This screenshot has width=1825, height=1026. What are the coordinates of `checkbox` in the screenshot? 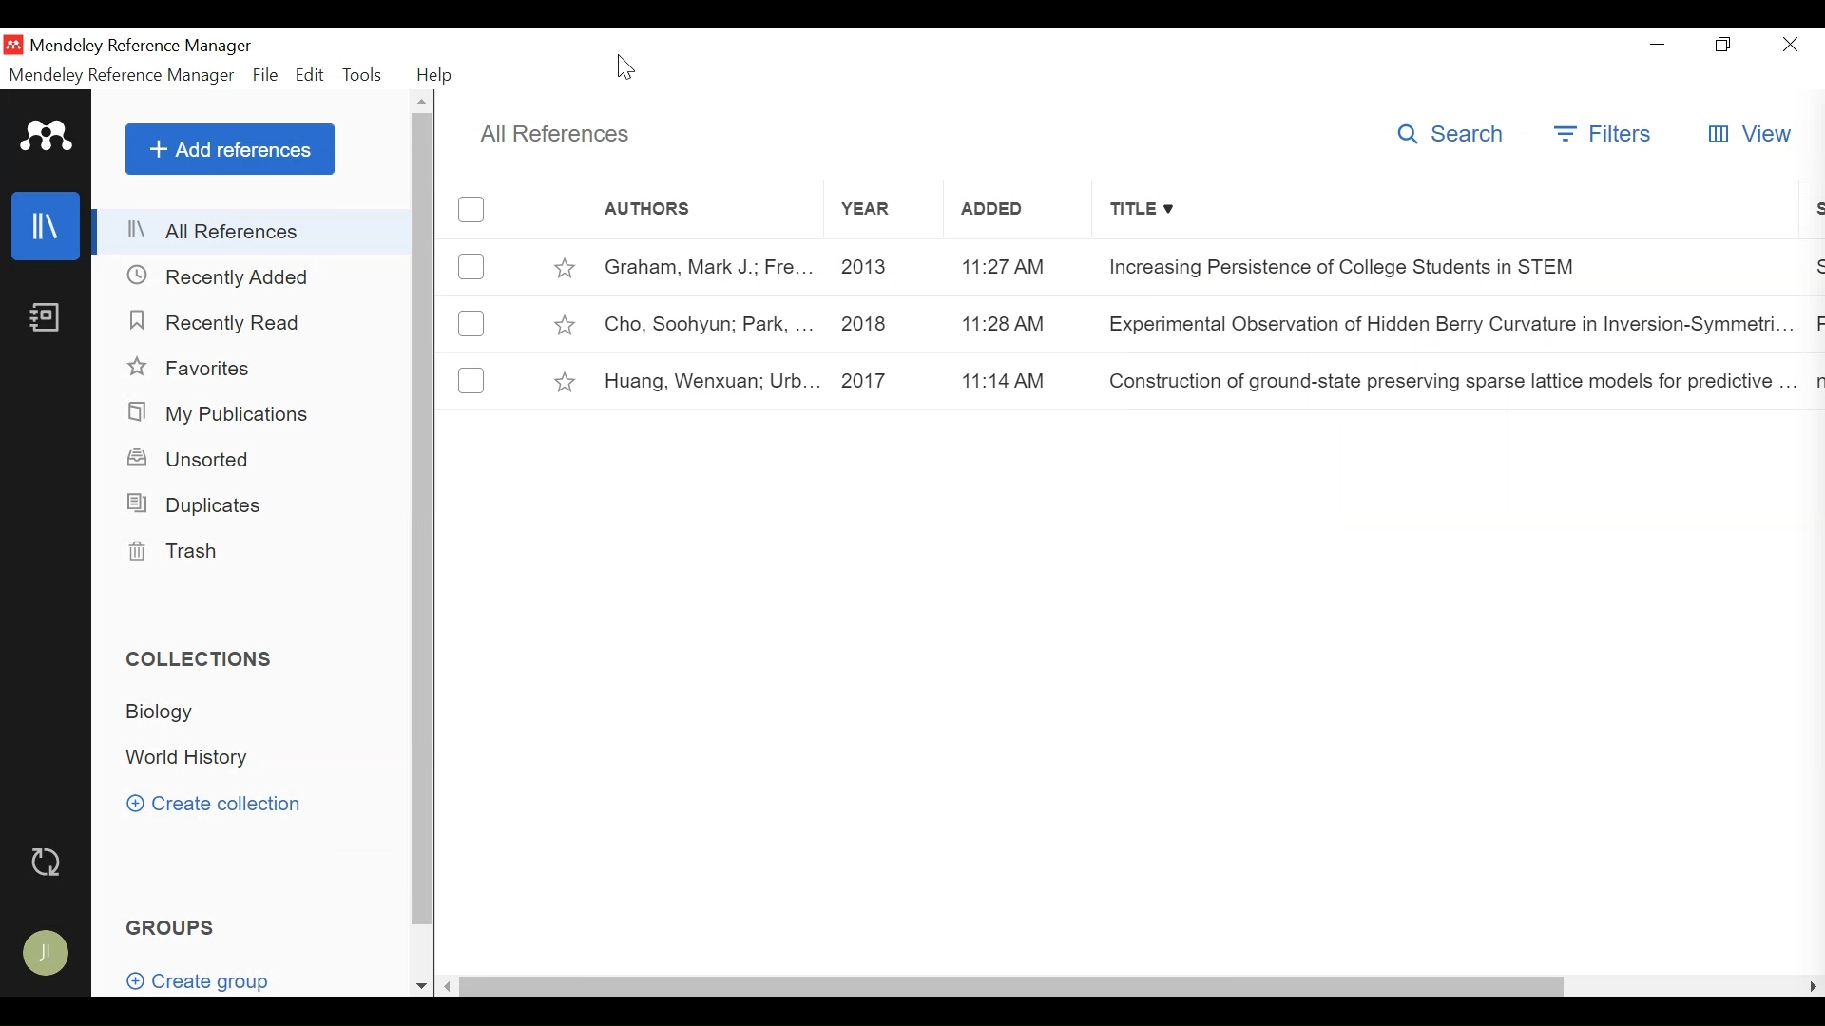 It's located at (471, 268).